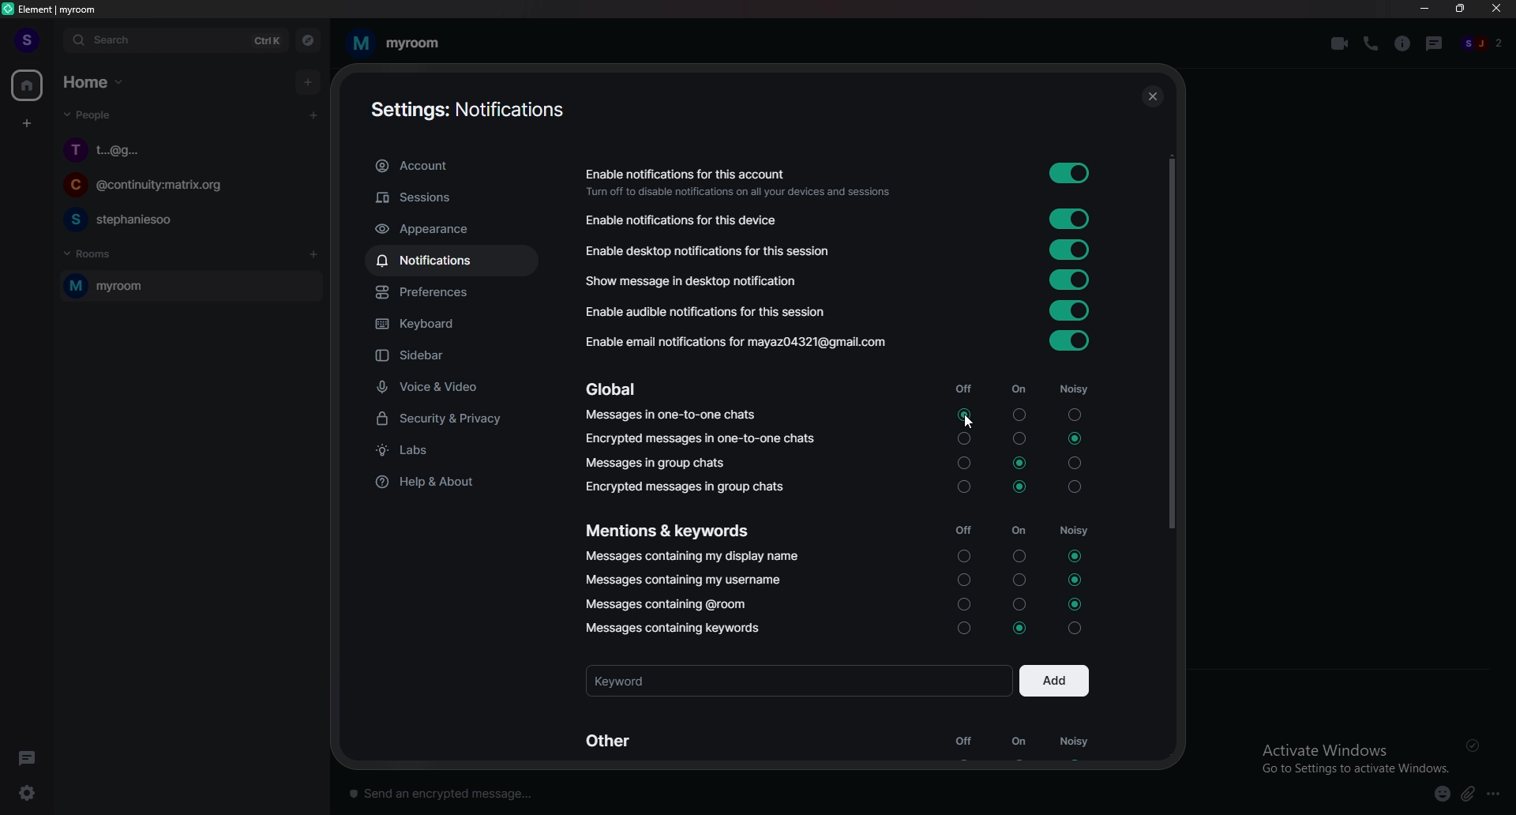  Describe the element at coordinates (1443, 794) in the screenshot. I see `emoji` at that location.